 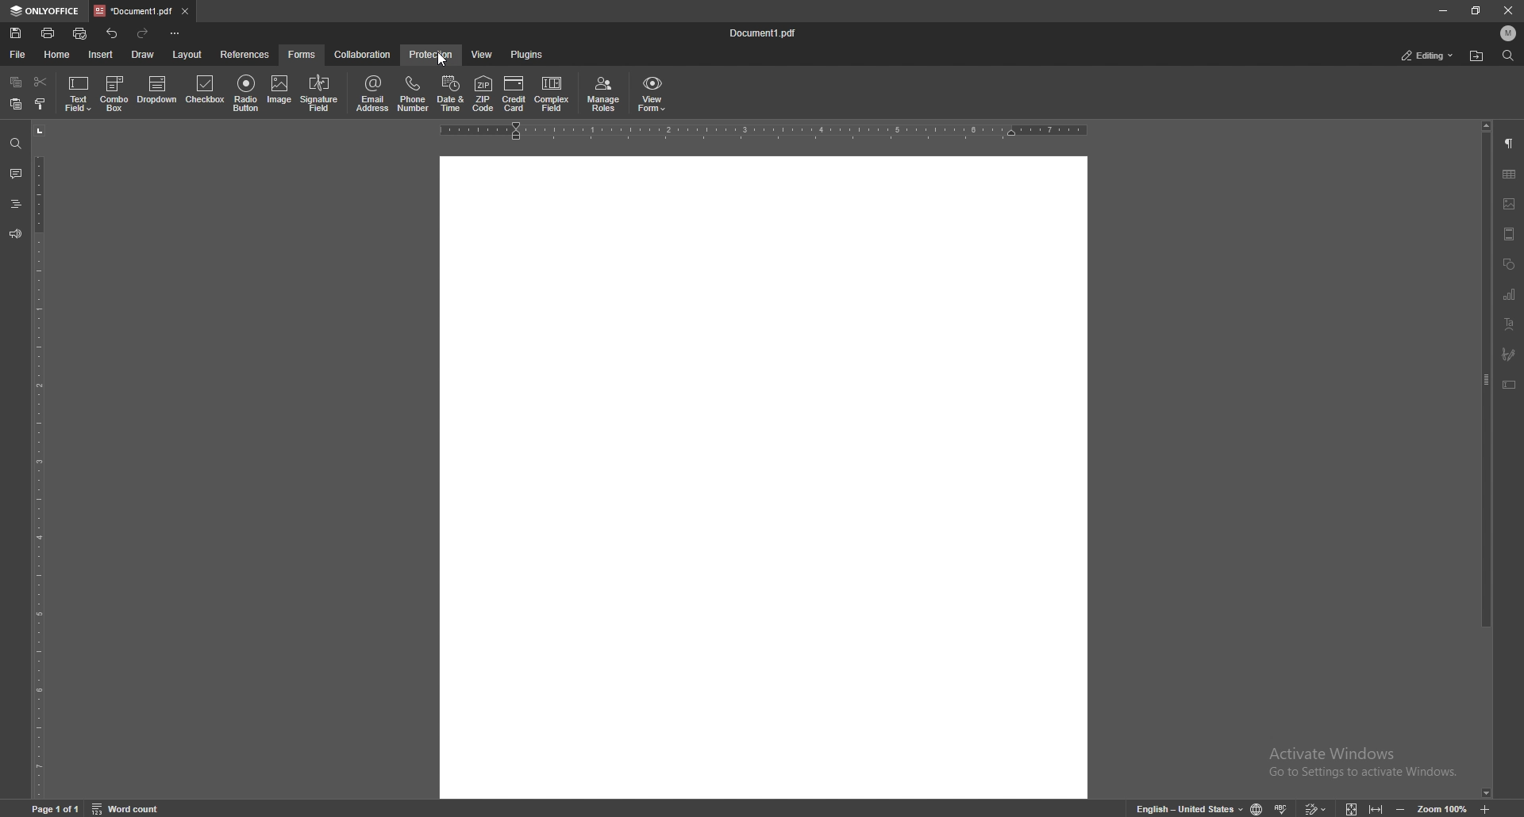 I want to click on redo, so click(x=144, y=33).